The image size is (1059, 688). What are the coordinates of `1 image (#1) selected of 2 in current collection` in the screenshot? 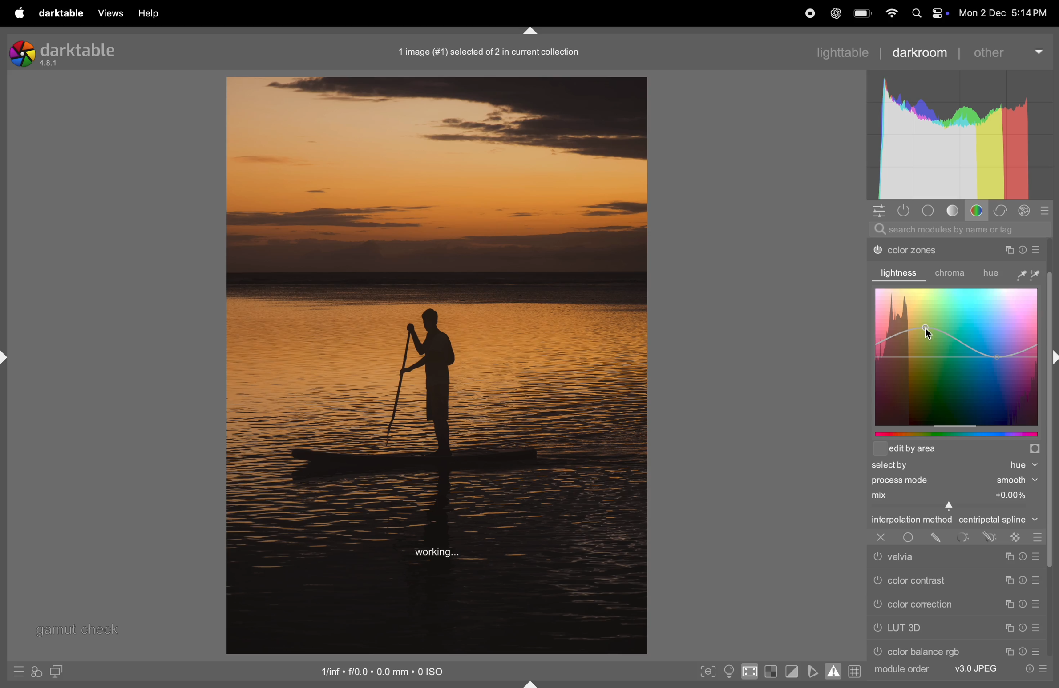 It's located at (488, 53).